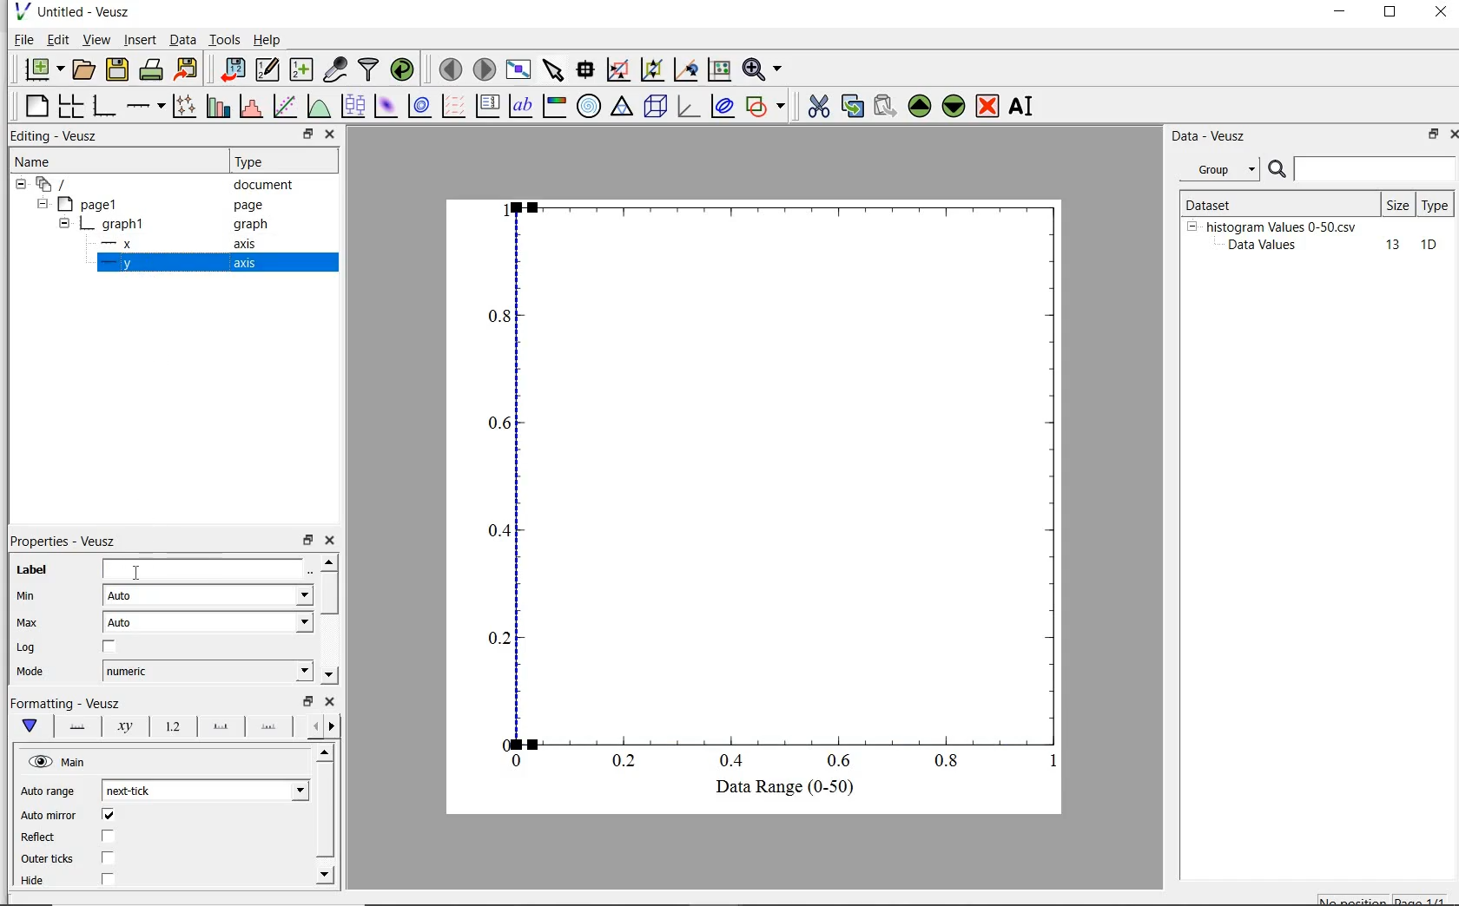 This screenshot has height=906, width=1459. I want to click on move down, so click(328, 675).